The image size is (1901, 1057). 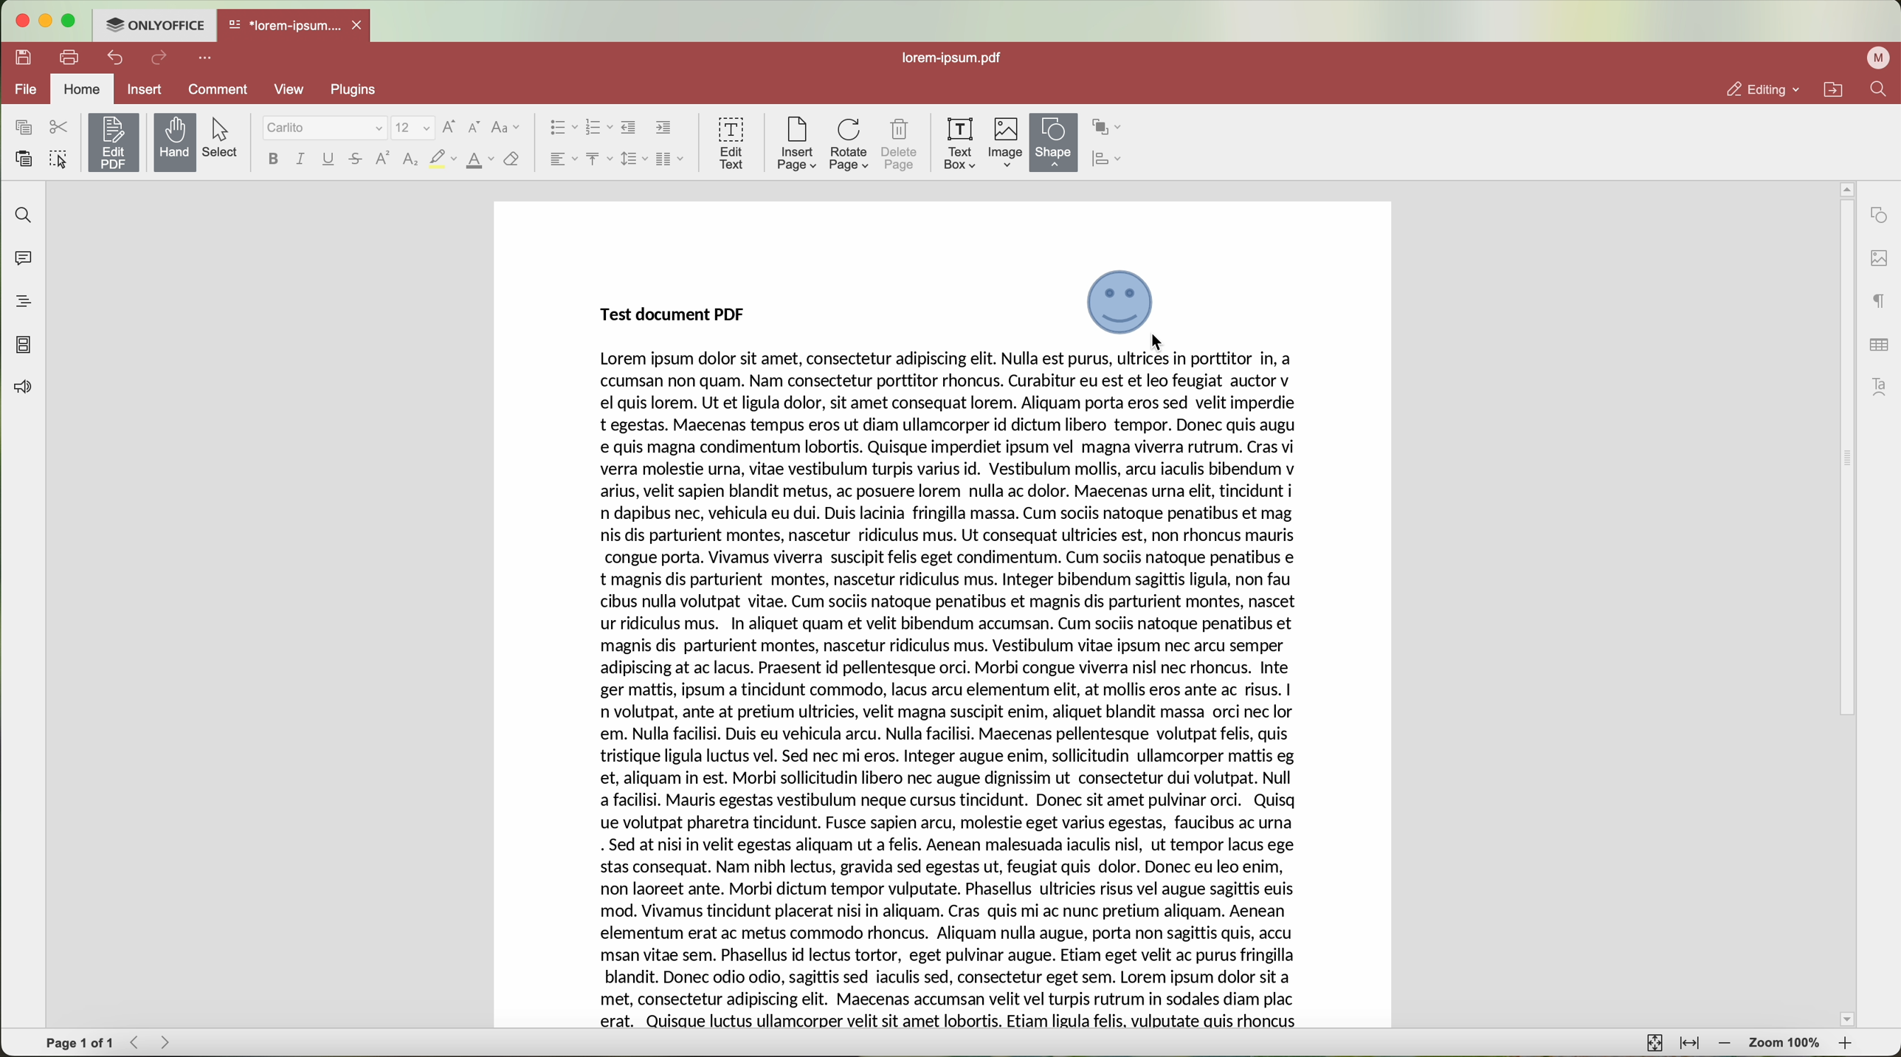 I want to click on comment, so click(x=215, y=89).